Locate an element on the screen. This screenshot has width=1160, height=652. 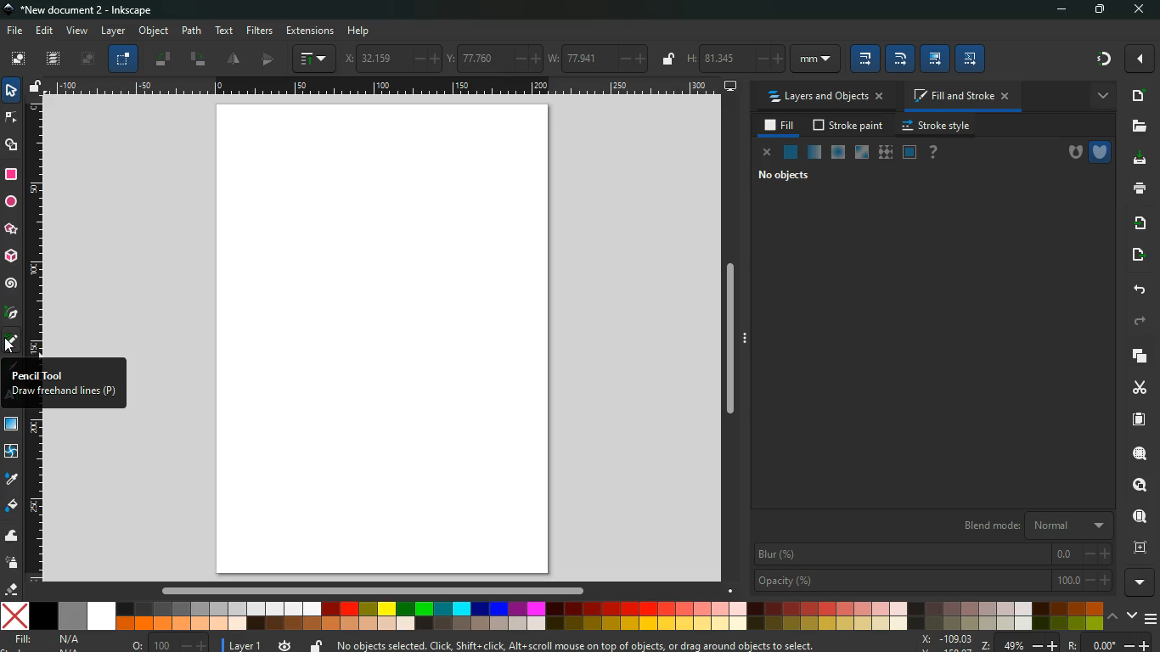
message is located at coordinates (577, 644).